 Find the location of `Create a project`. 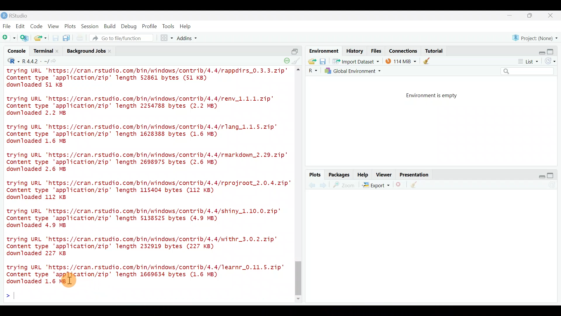

Create a project is located at coordinates (25, 38).